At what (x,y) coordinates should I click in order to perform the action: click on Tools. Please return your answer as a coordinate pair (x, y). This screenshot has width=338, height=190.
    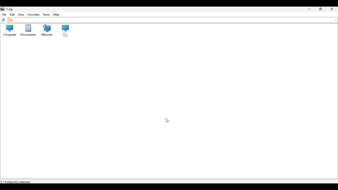
    Looking at the image, I should click on (46, 15).